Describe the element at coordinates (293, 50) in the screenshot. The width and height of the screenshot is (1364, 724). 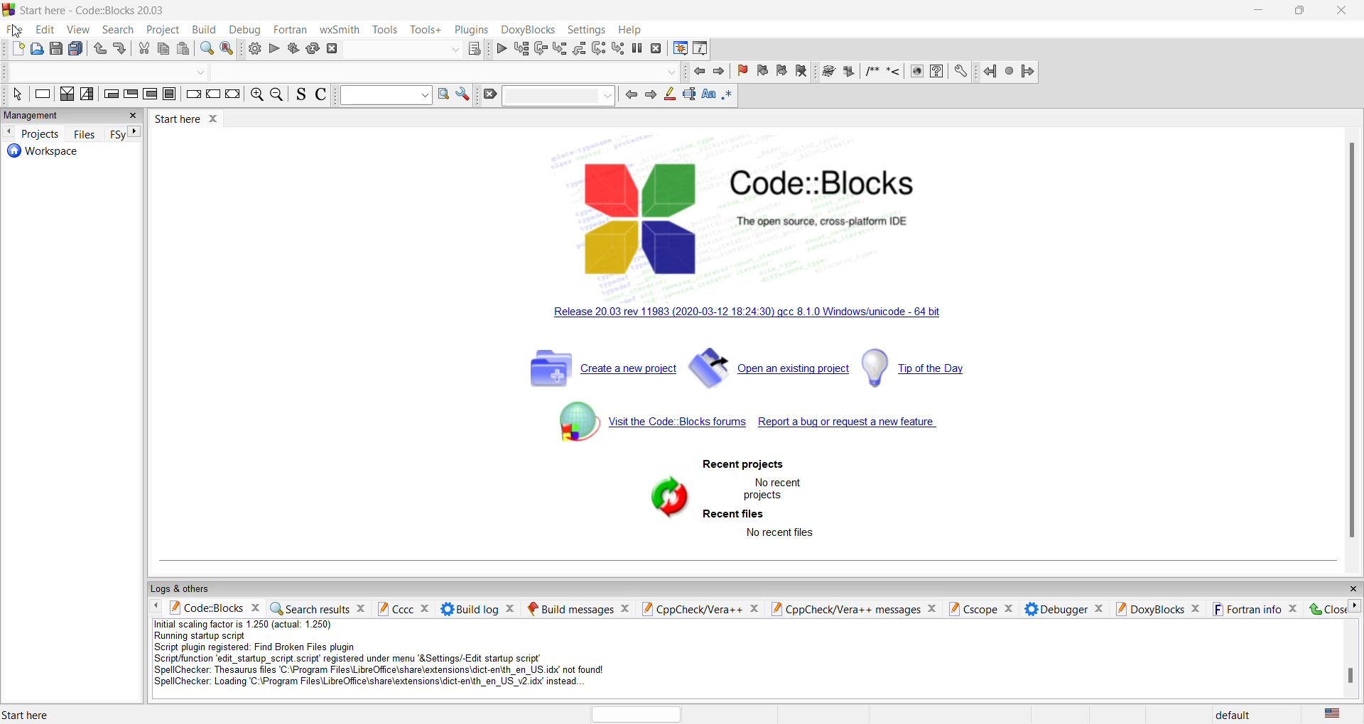
I see `build` at that location.